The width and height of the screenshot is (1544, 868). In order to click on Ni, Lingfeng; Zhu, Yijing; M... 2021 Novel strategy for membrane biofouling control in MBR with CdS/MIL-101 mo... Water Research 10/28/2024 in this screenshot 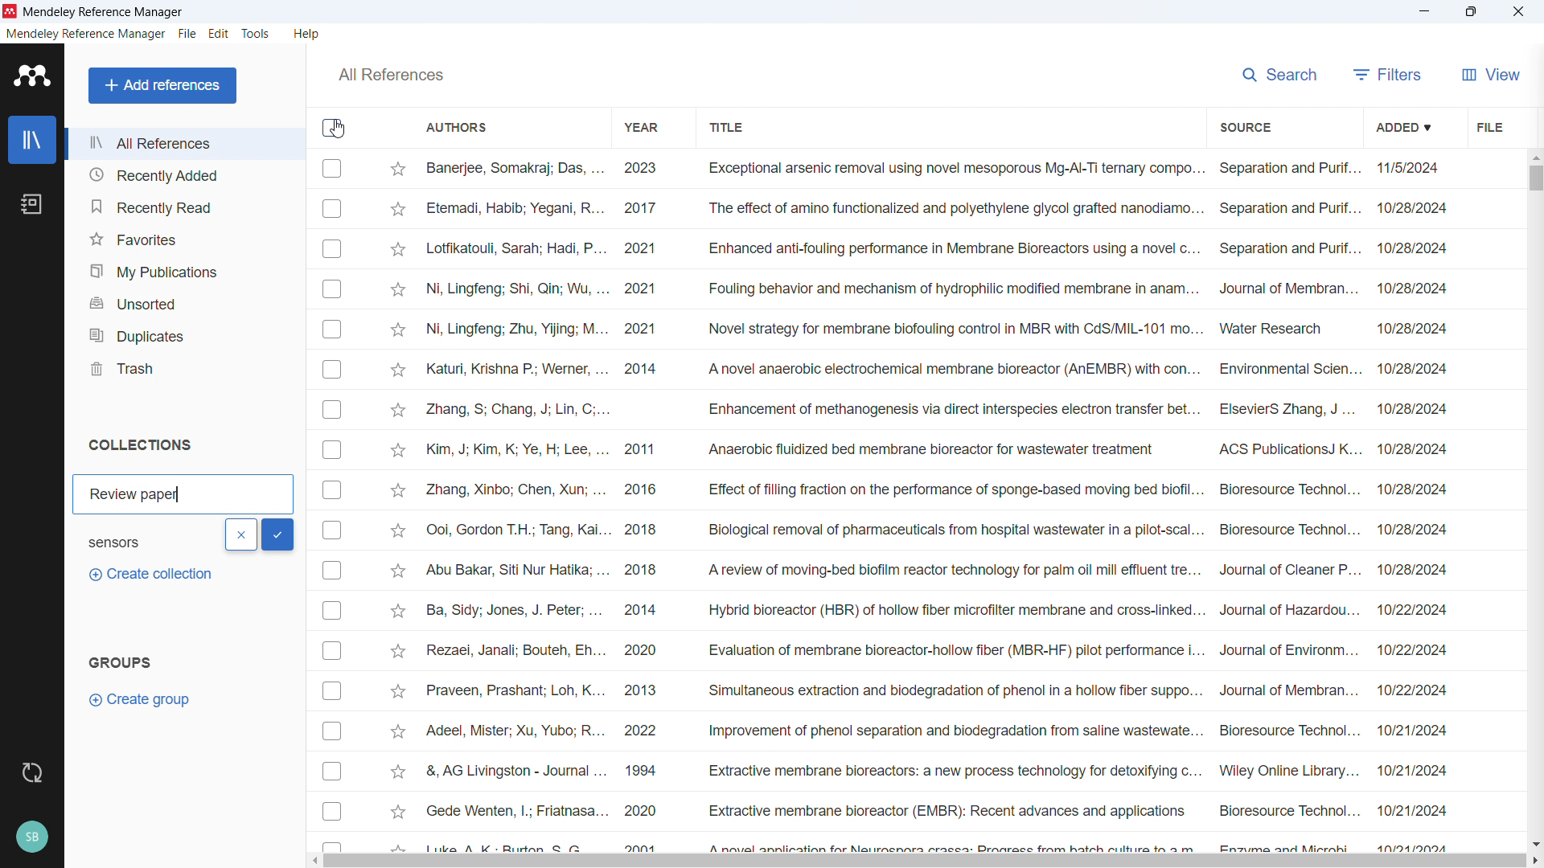, I will do `click(938, 329)`.